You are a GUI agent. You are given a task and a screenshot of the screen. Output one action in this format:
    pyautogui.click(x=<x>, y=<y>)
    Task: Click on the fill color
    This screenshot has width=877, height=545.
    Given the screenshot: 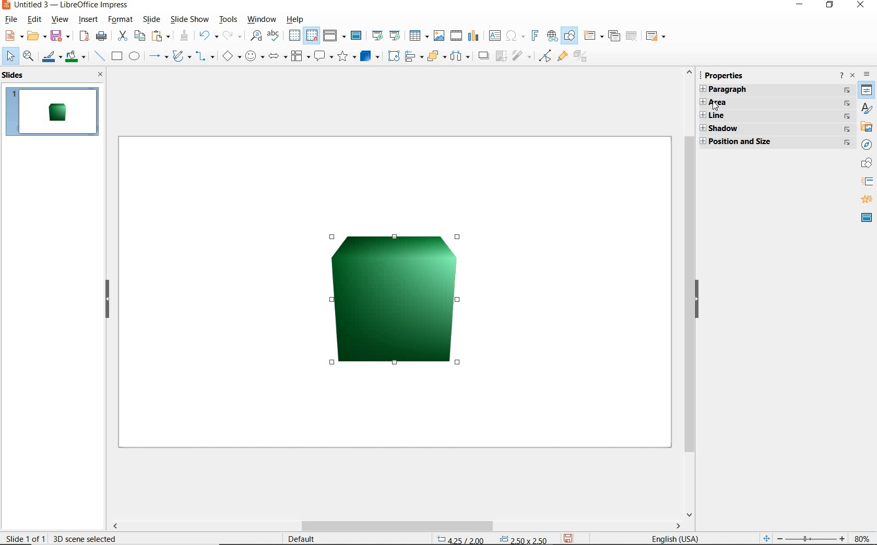 What is the action you would take?
    pyautogui.click(x=76, y=57)
    